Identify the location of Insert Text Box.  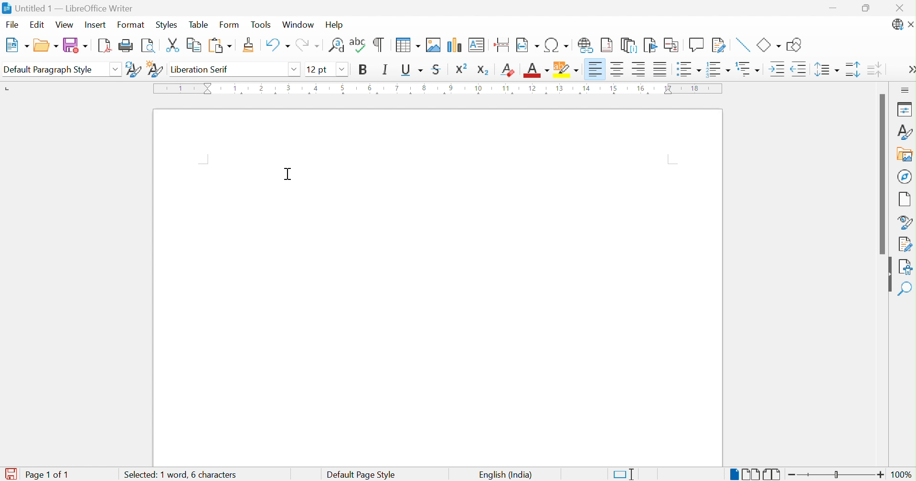
(478, 43).